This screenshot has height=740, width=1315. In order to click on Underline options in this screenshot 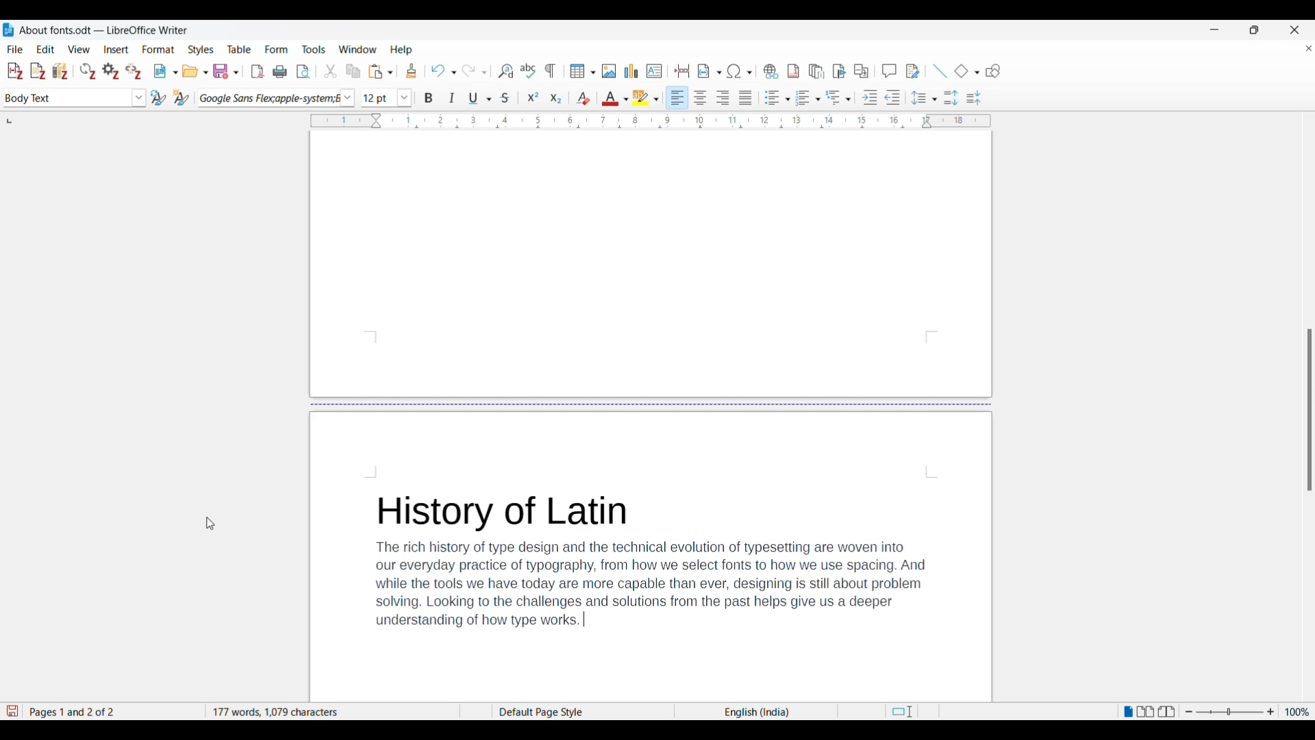, I will do `click(479, 98)`.